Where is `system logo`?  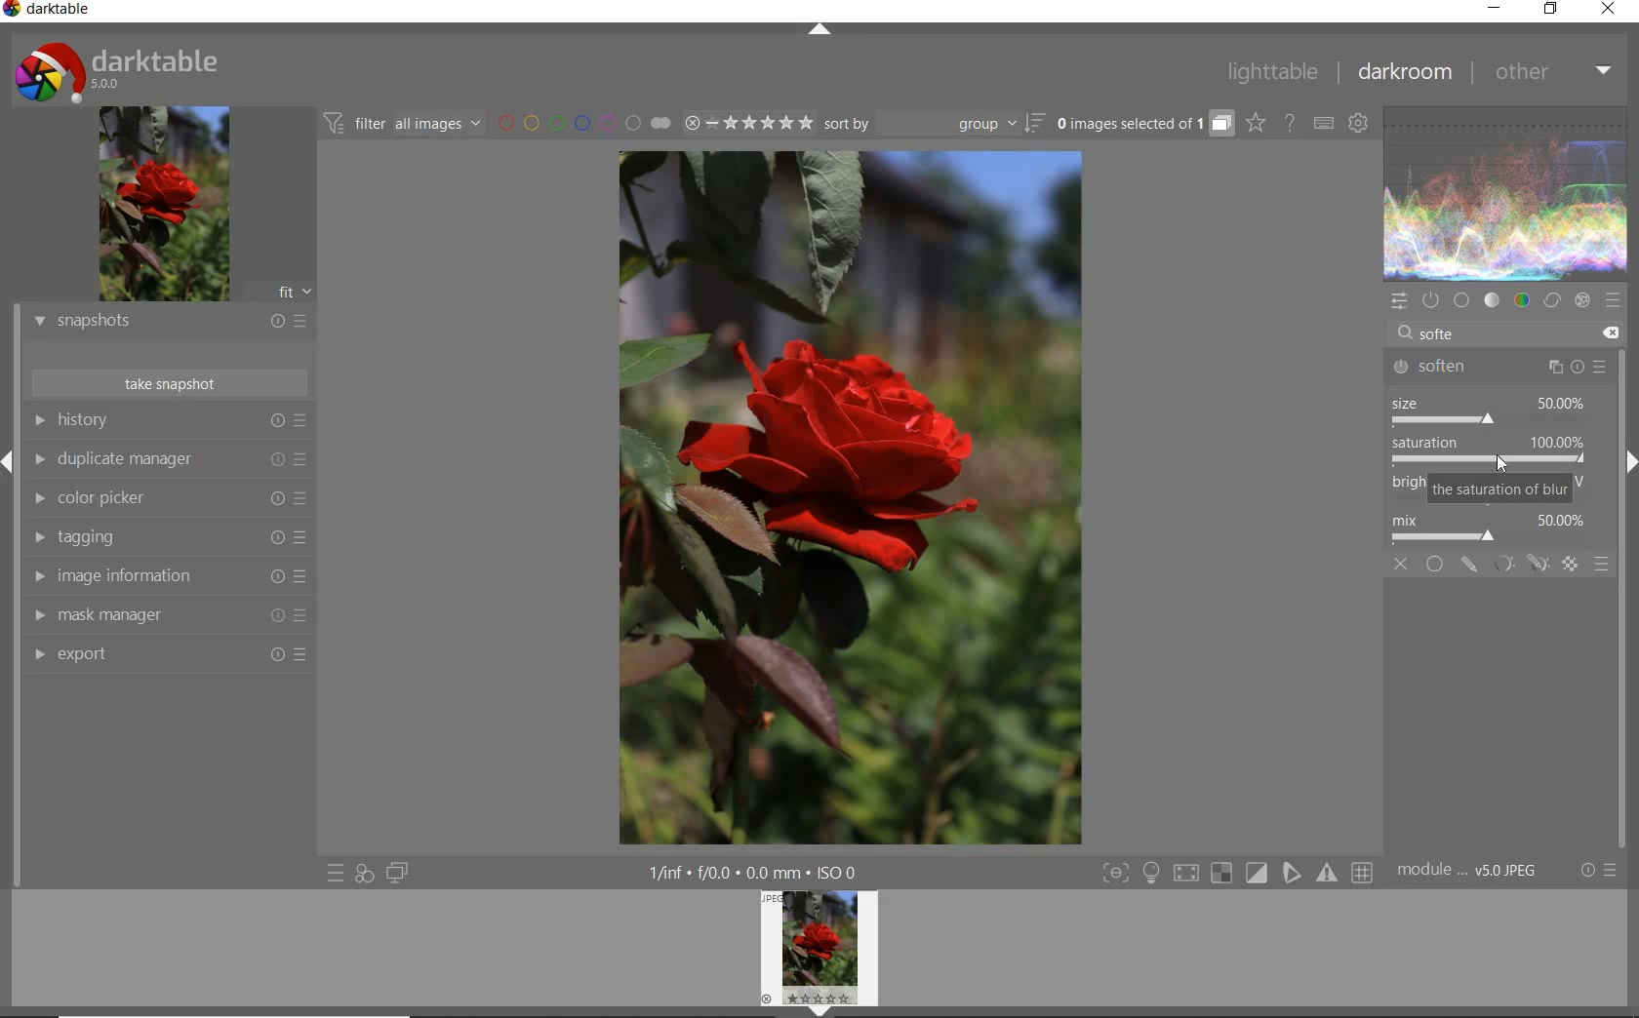
system logo is located at coordinates (120, 69).